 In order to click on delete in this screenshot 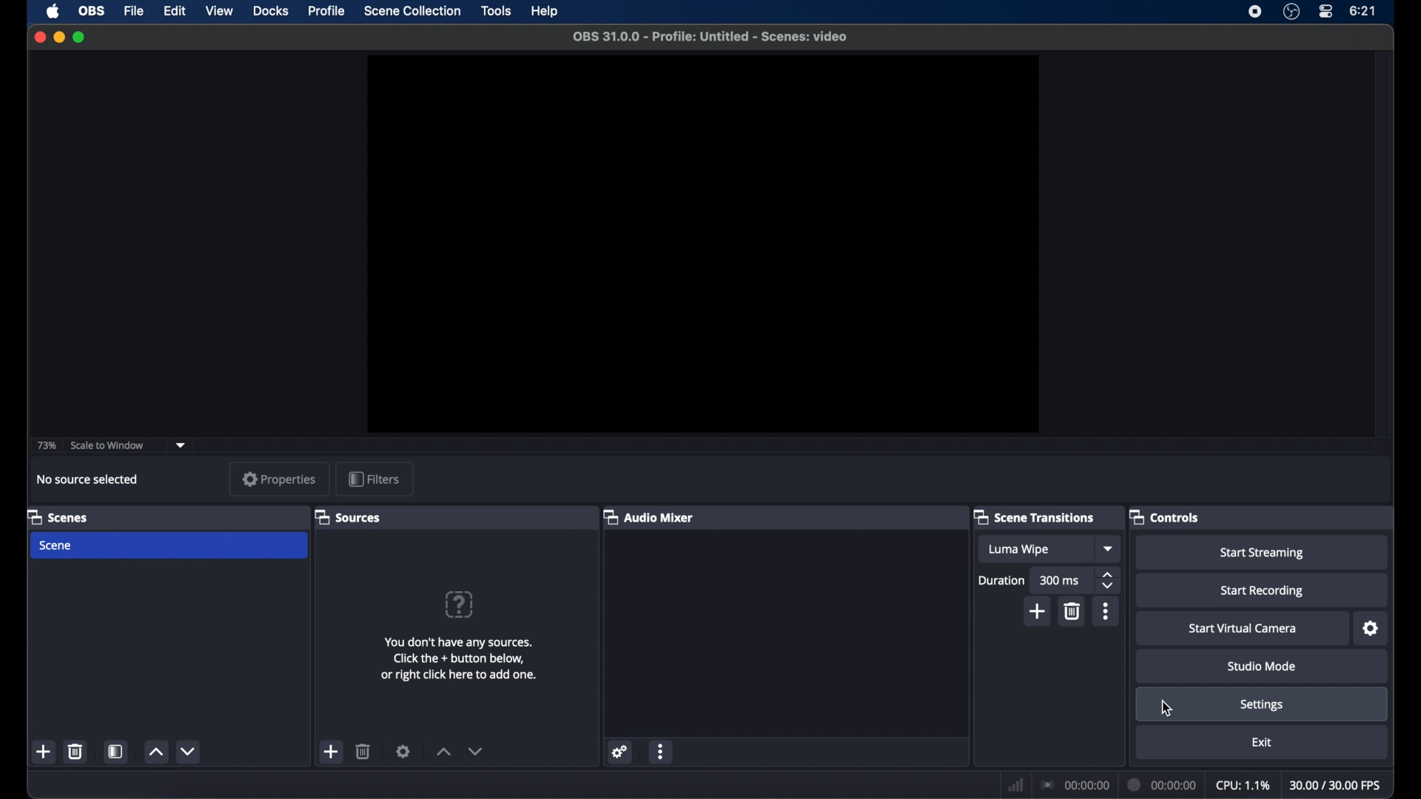, I will do `click(75, 751)`.